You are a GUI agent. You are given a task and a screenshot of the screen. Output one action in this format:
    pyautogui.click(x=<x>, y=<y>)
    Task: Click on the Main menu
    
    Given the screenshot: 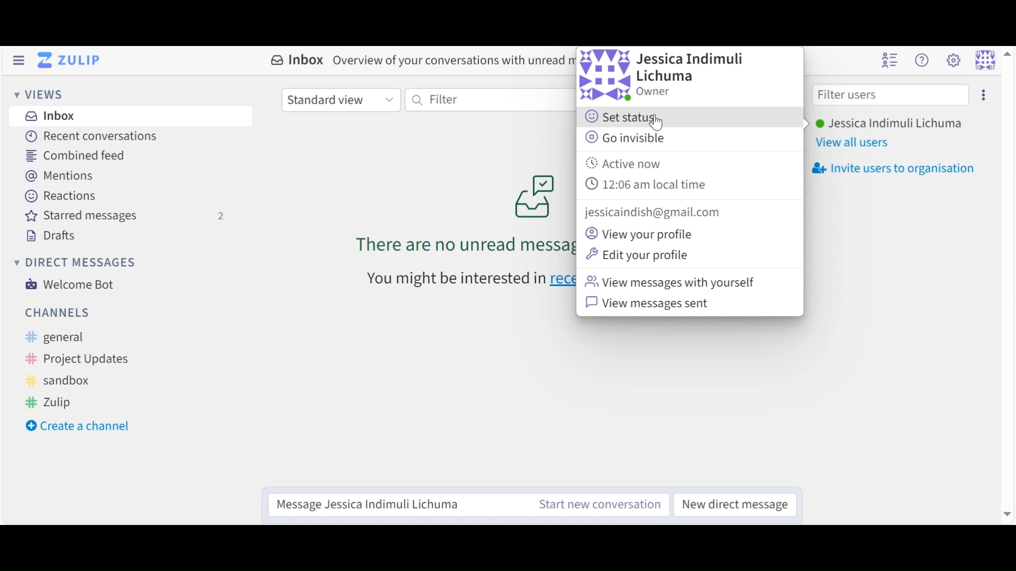 What is the action you would take?
    pyautogui.click(x=953, y=60)
    